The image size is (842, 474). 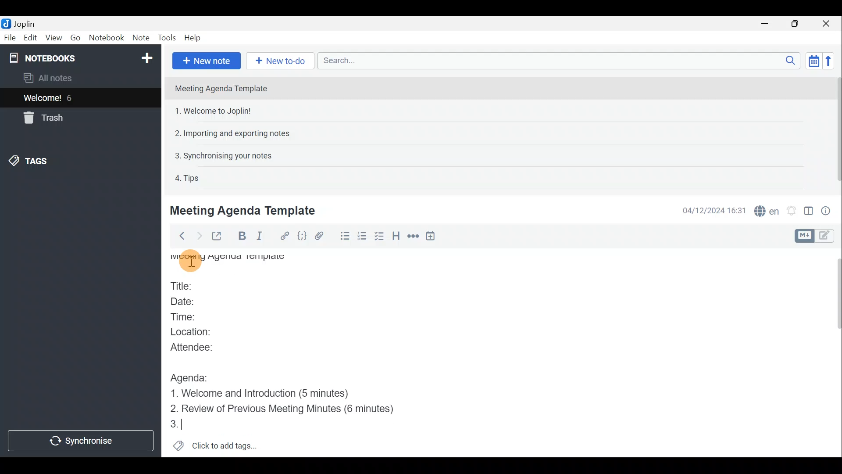 What do you see at coordinates (809, 212) in the screenshot?
I see `Toggle editor layout` at bounding box center [809, 212].